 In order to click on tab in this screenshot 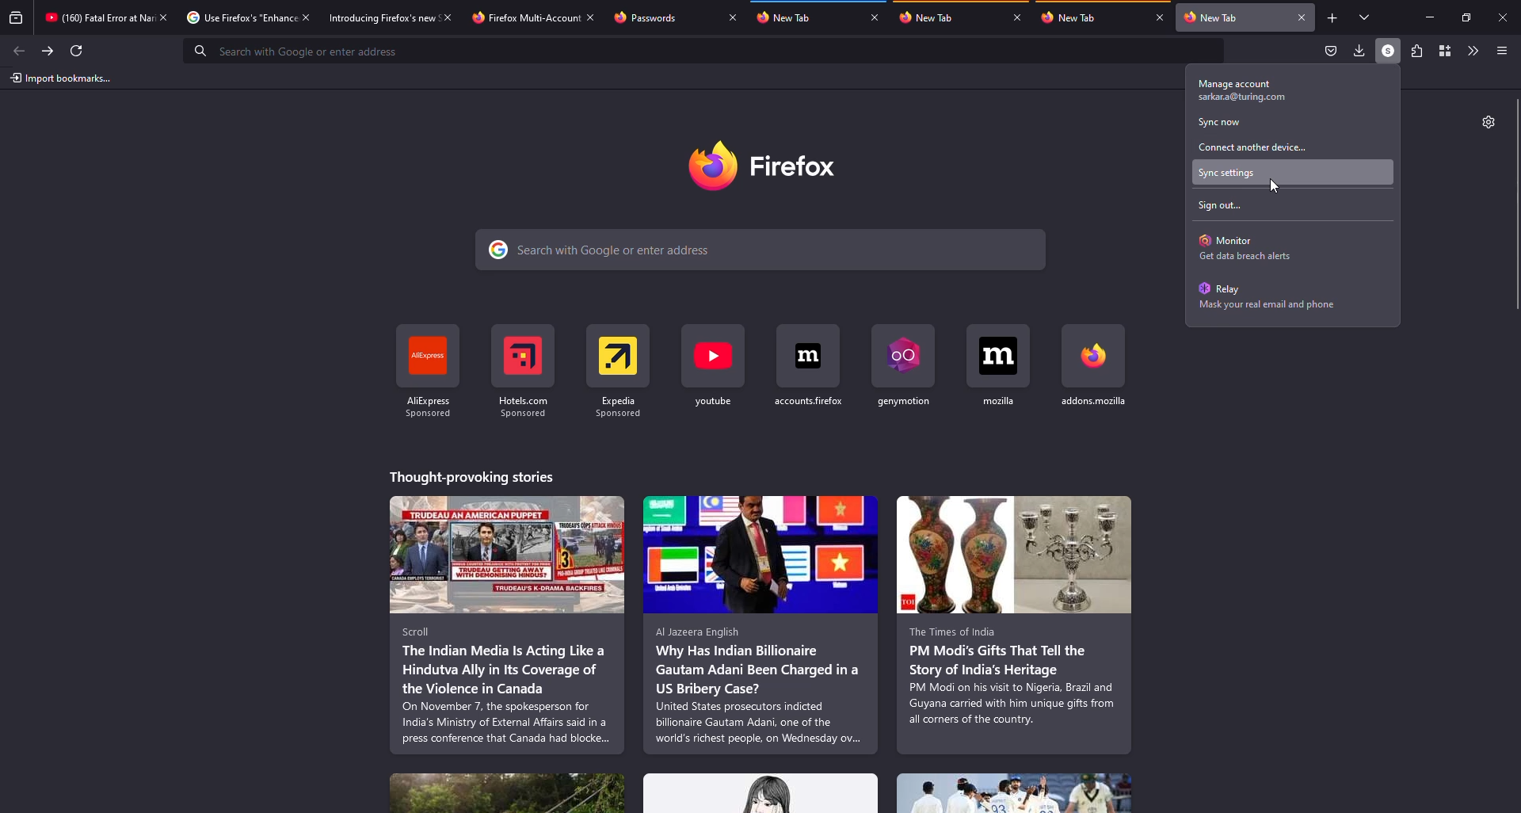, I will do `click(372, 17)`.